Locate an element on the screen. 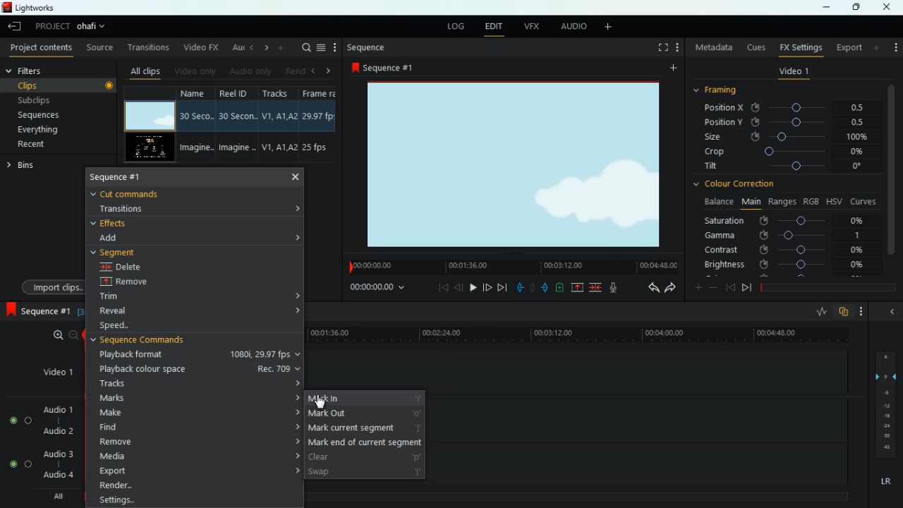  au is located at coordinates (234, 47).